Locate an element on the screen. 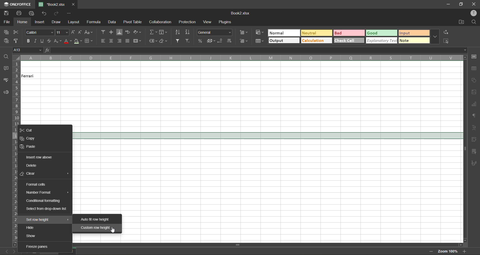  select all is located at coordinates (445, 41).